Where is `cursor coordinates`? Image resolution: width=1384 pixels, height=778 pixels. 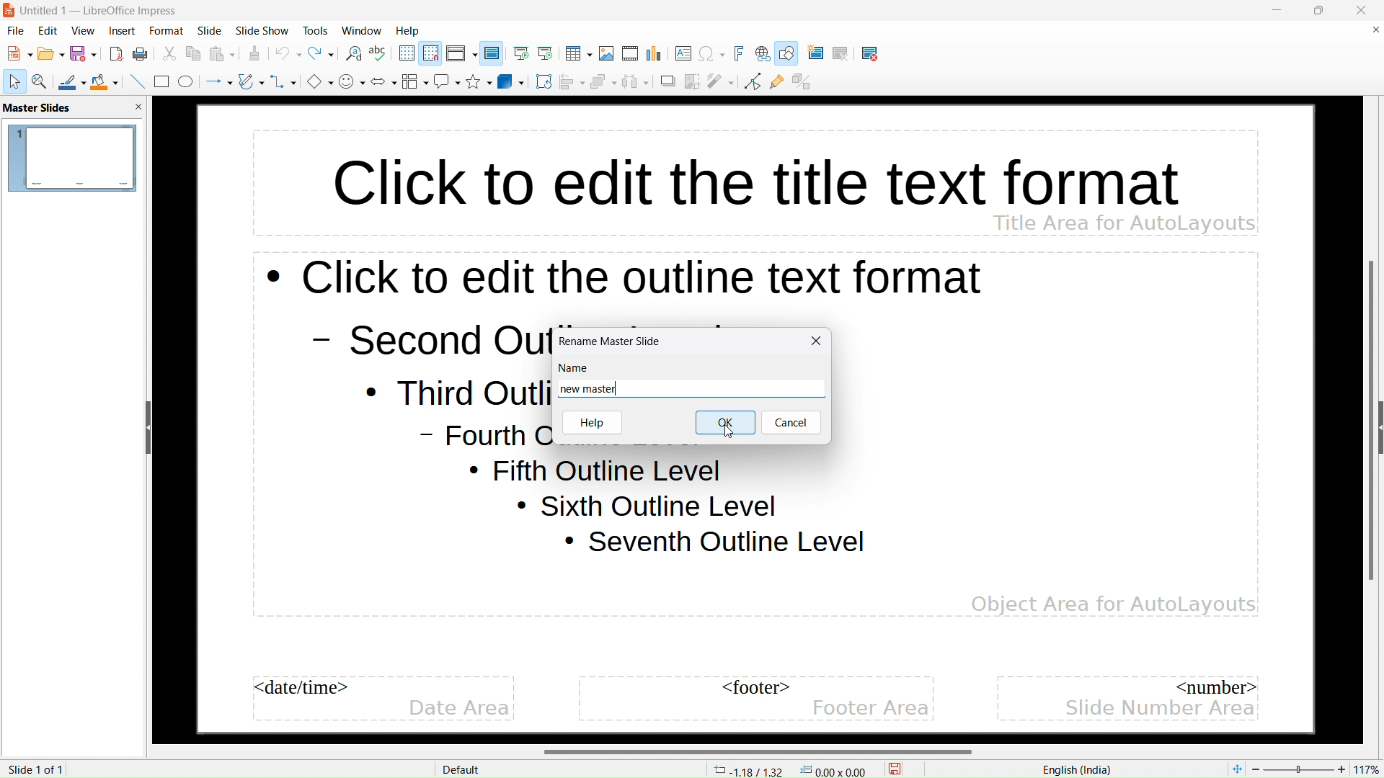
cursor coordinates is located at coordinates (749, 769).